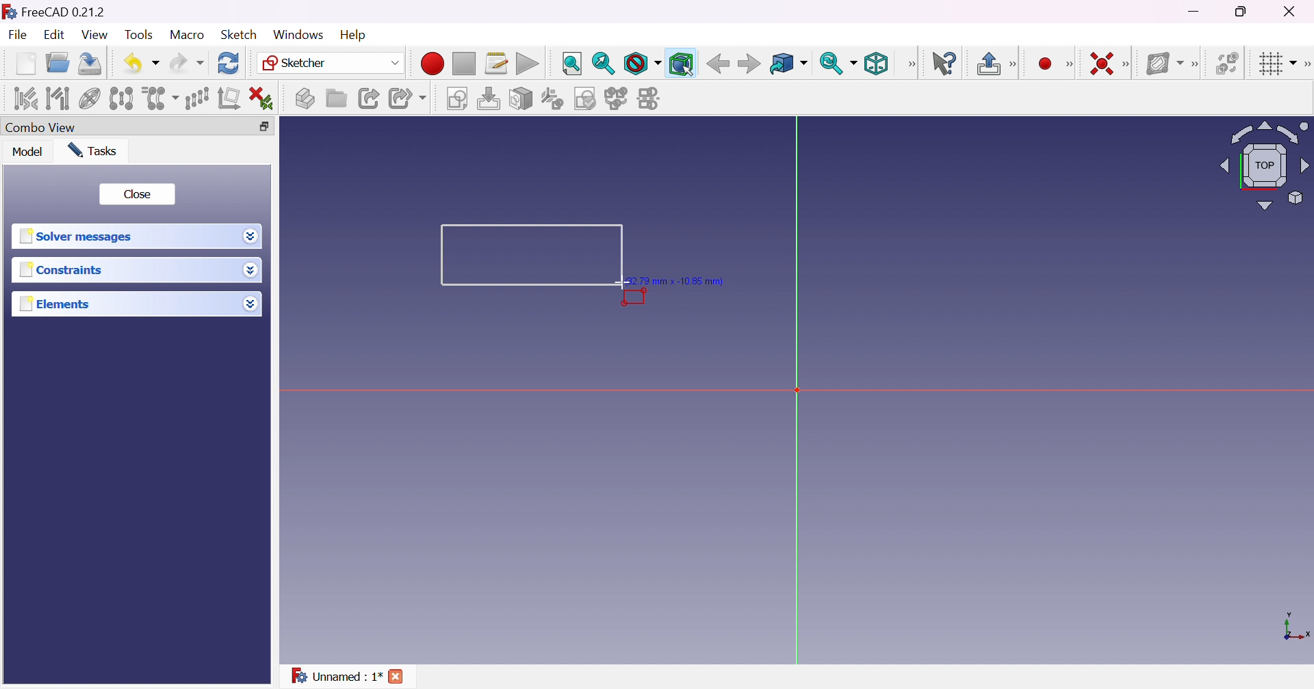 The width and height of the screenshot is (1314, 689). I want to click on Validate sketch..., so click(584, 99).